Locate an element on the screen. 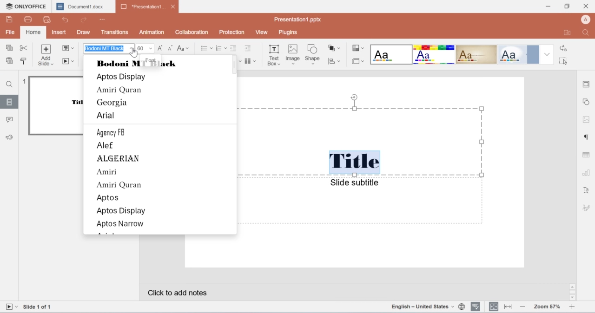 The height and width of the screenshot is (313, 595). Menu is located at coordinates (103, 20).